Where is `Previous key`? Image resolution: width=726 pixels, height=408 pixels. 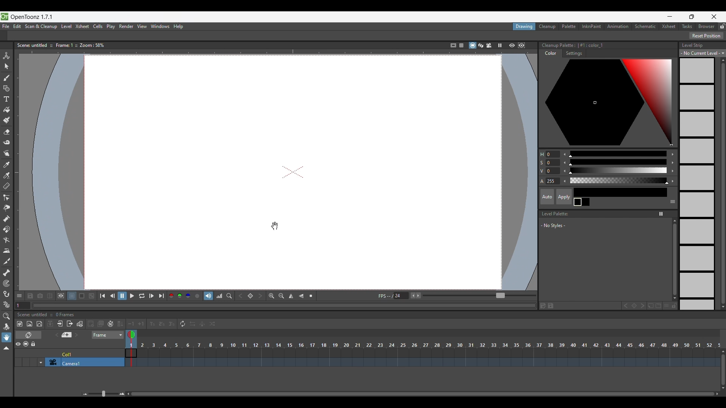 Previous key is located at coordinates (240, 296).